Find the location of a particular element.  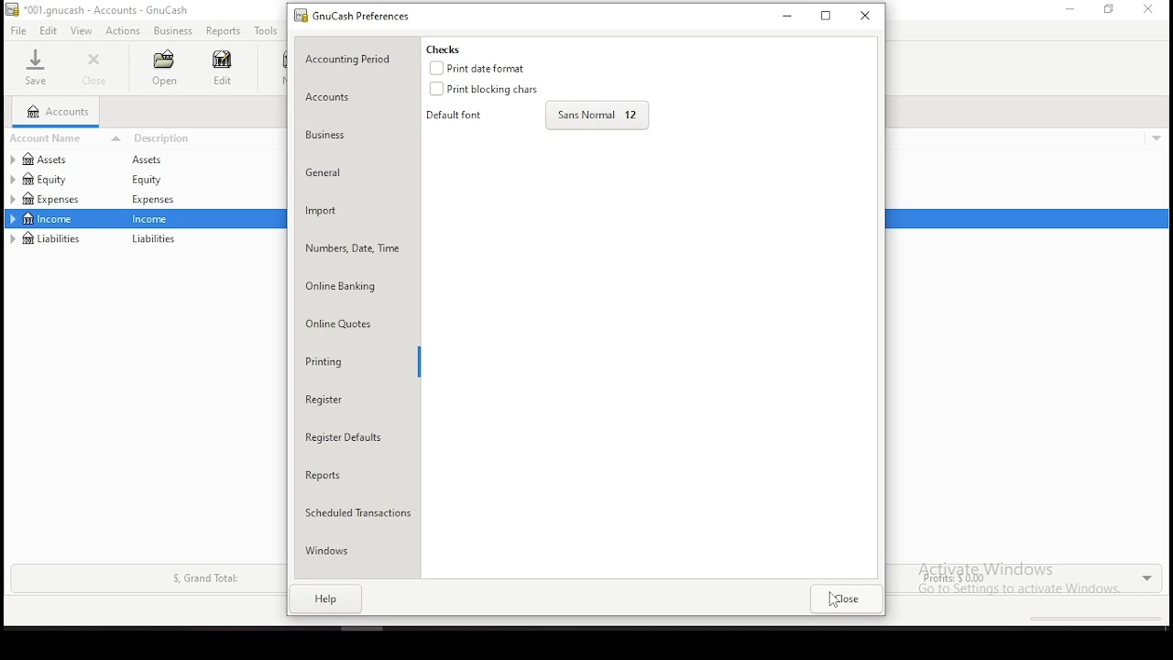

close is located at coordinates (847, 599).